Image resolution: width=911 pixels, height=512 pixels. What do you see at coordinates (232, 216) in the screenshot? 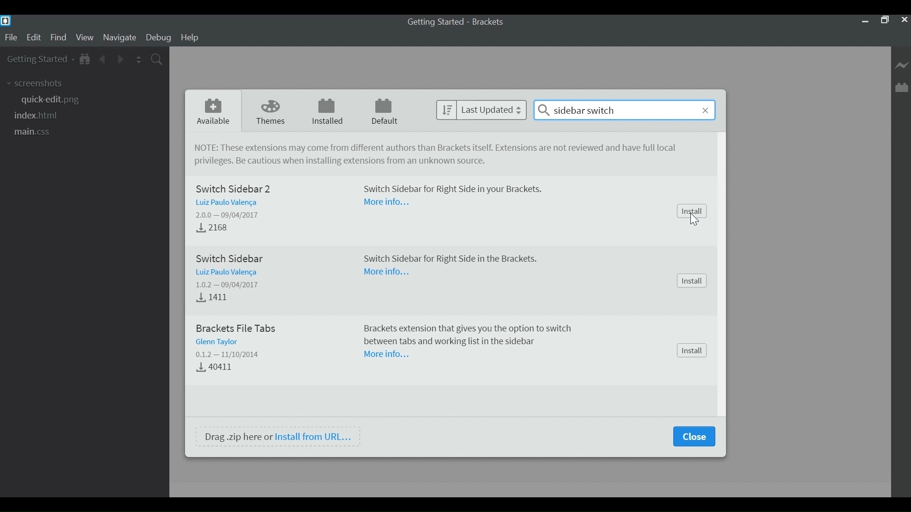
I see `2.0.0 — 09/04/2017` at bounding box center [232, 216].